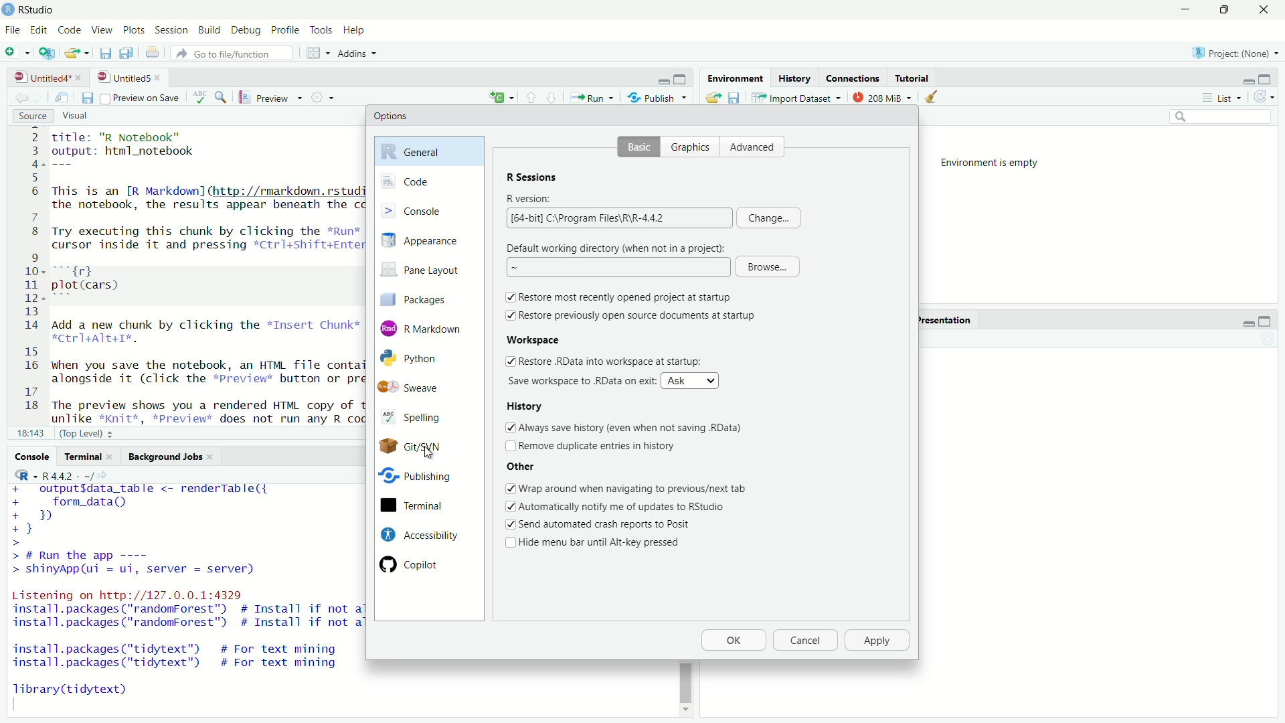 Image resolution: width=1285 pixels, height=723 pixels. I want to click on Code, so click(68, 31).